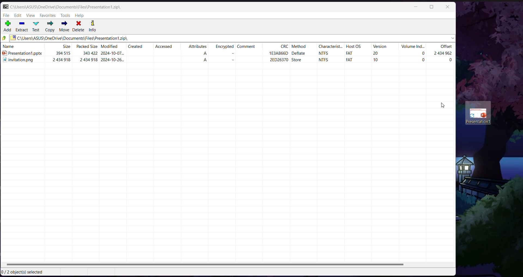 The image size is (523, 277). I want to click on Modified, so click(110, 47).